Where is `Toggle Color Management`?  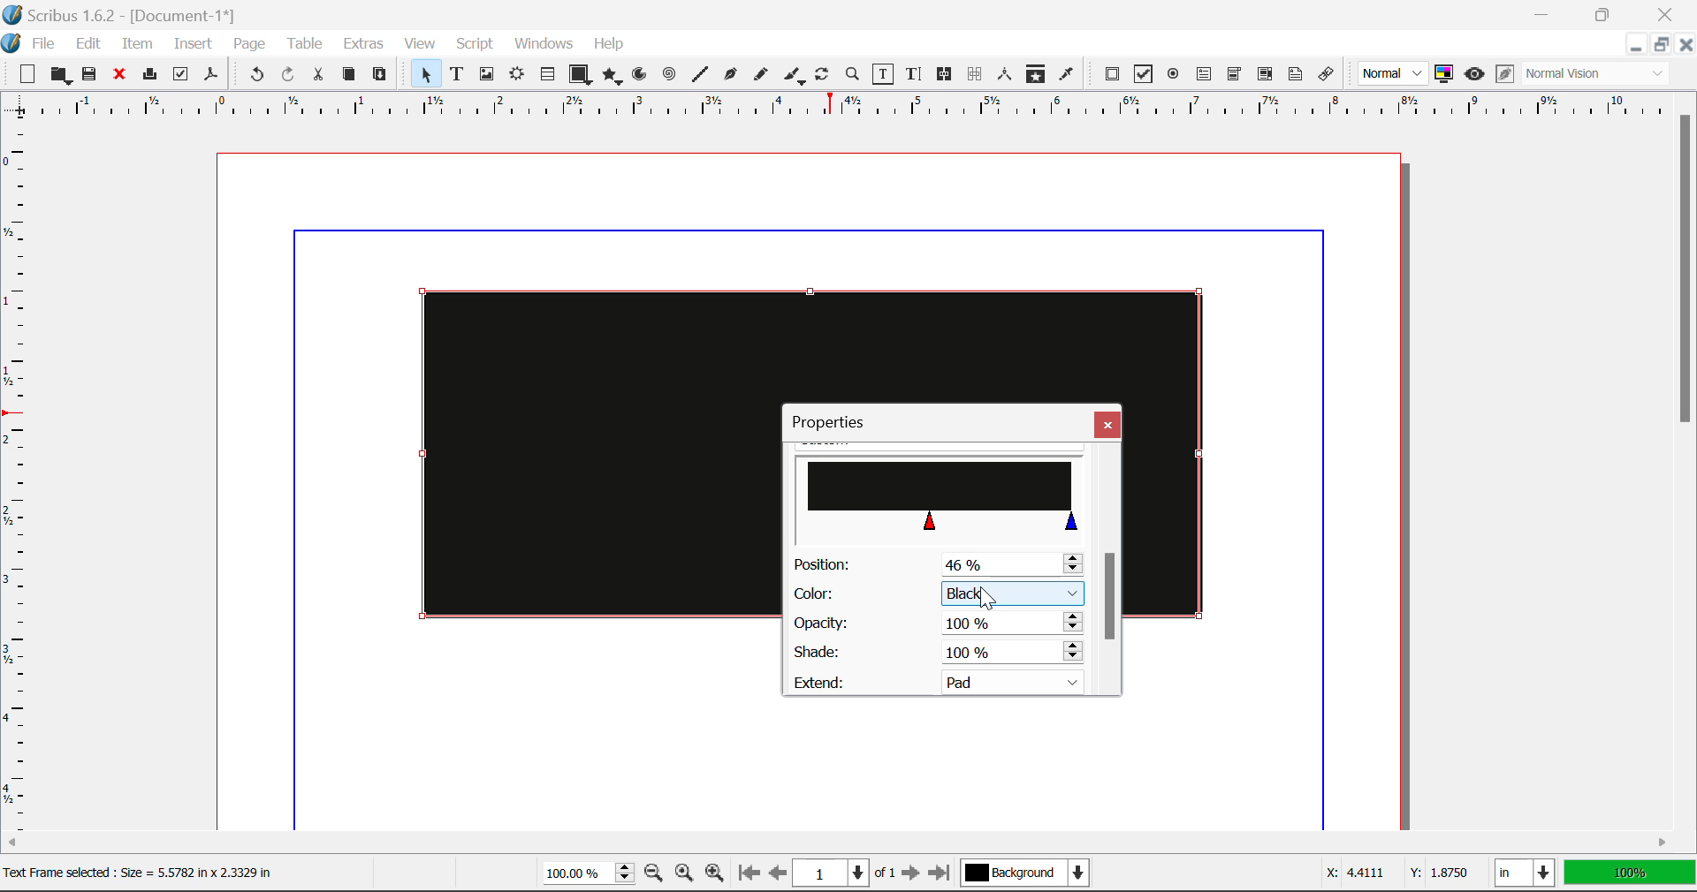 Toggle Color Management is located at coordinates (1444, 74).